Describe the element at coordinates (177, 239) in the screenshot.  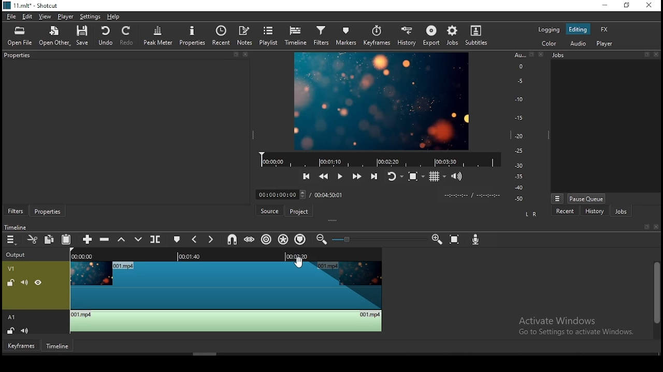
I see `create/edit marker` at that location.